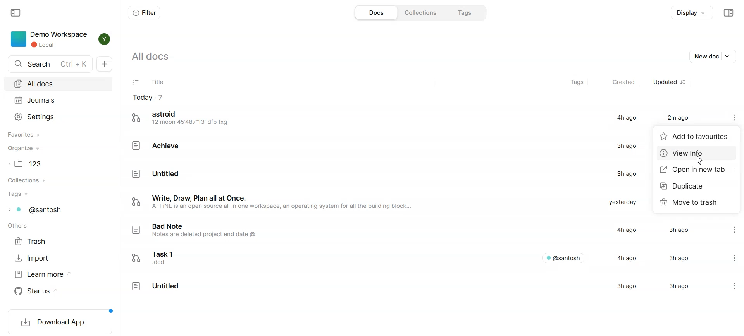  Describe the element at coordinates (692, 12) in the screenshot. I see `Display` at that location.